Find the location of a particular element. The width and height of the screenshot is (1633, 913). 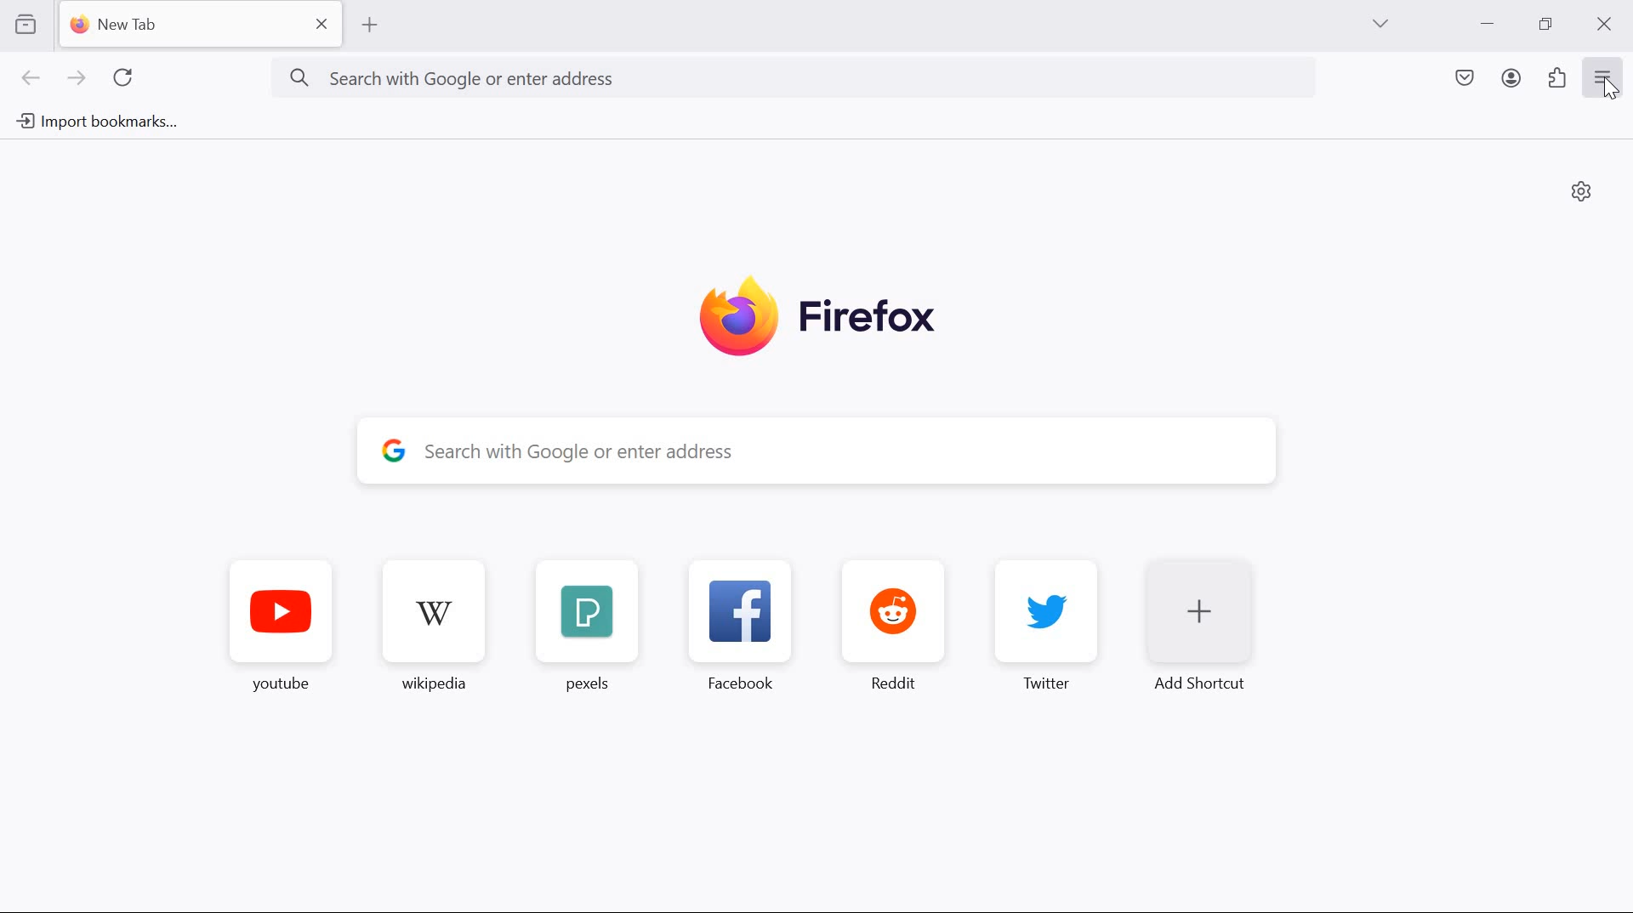

list all tabs is located at coordinates (1380, 23).